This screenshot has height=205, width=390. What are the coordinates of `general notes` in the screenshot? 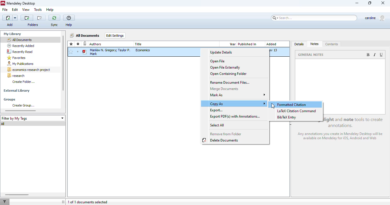 It's located at (312, 54).